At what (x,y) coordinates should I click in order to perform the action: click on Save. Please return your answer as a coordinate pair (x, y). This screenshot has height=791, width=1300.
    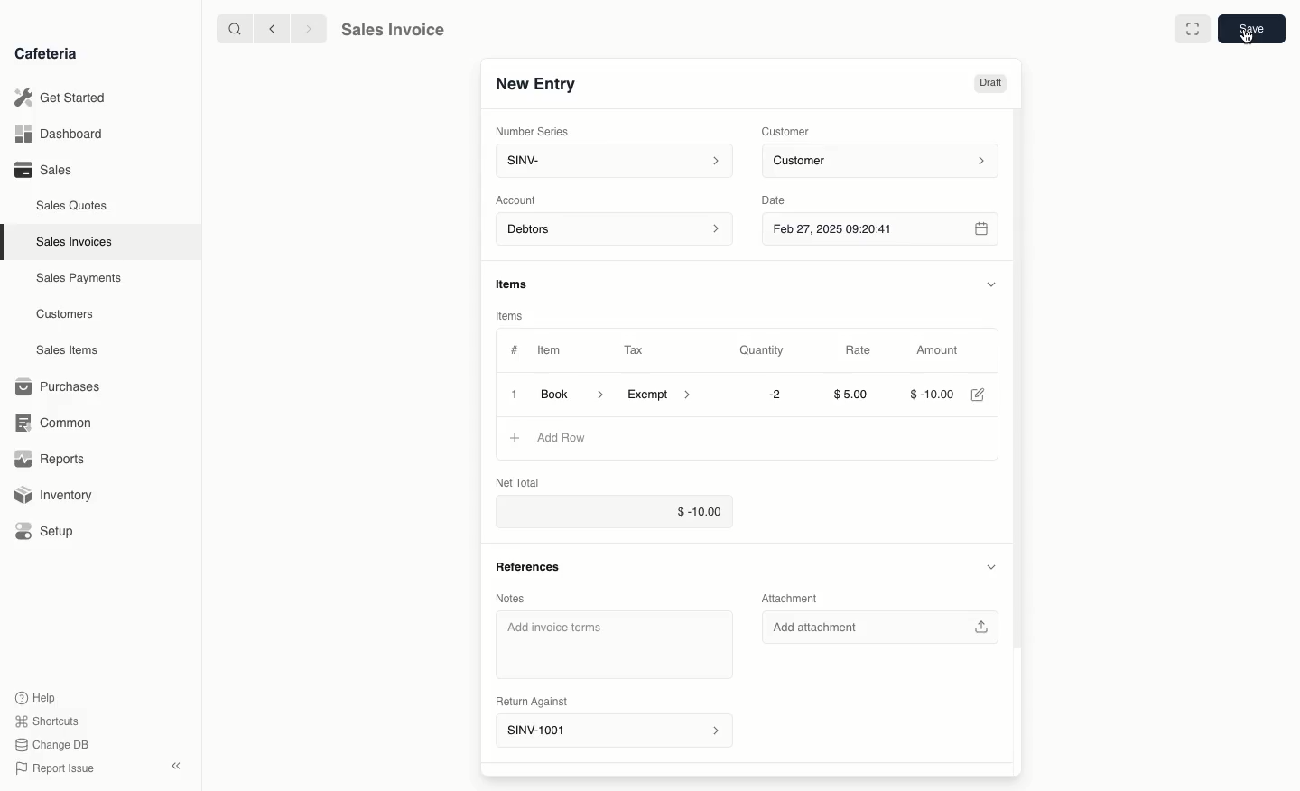
    Looking at the image, I should click on (1252, 27).